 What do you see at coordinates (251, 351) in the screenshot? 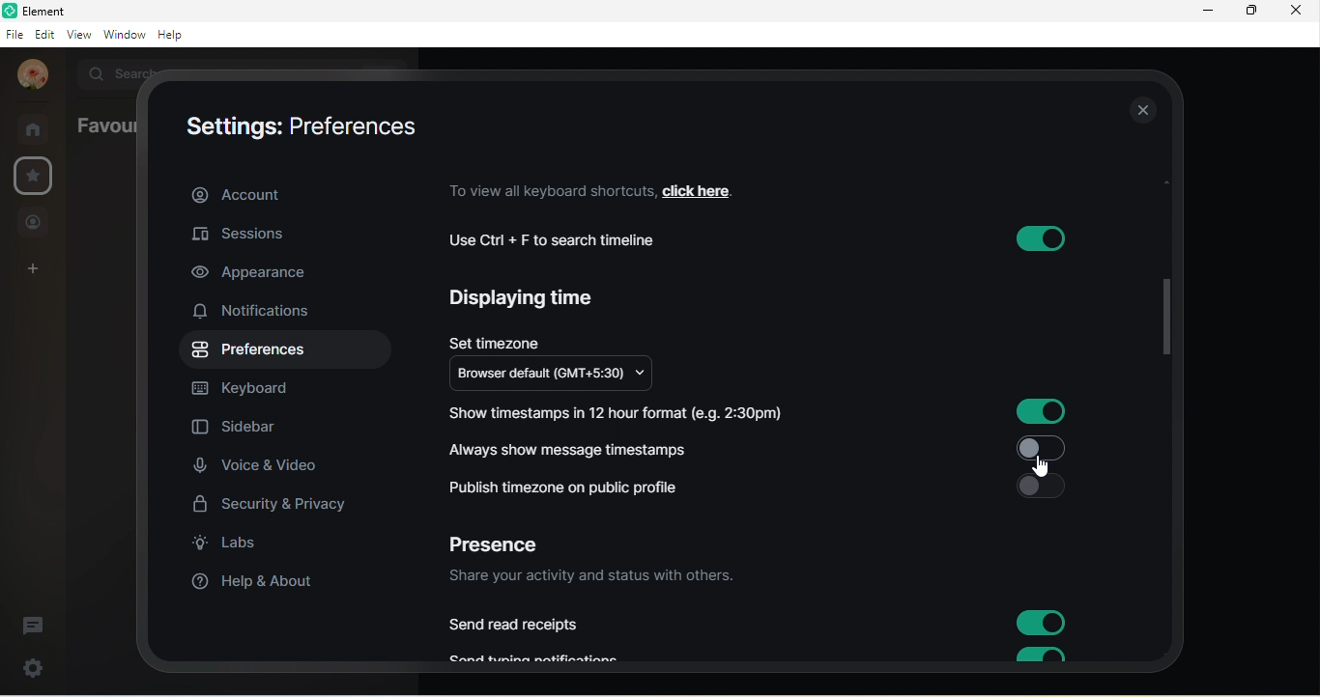
I see `preference` at bounding box center [251, 351].